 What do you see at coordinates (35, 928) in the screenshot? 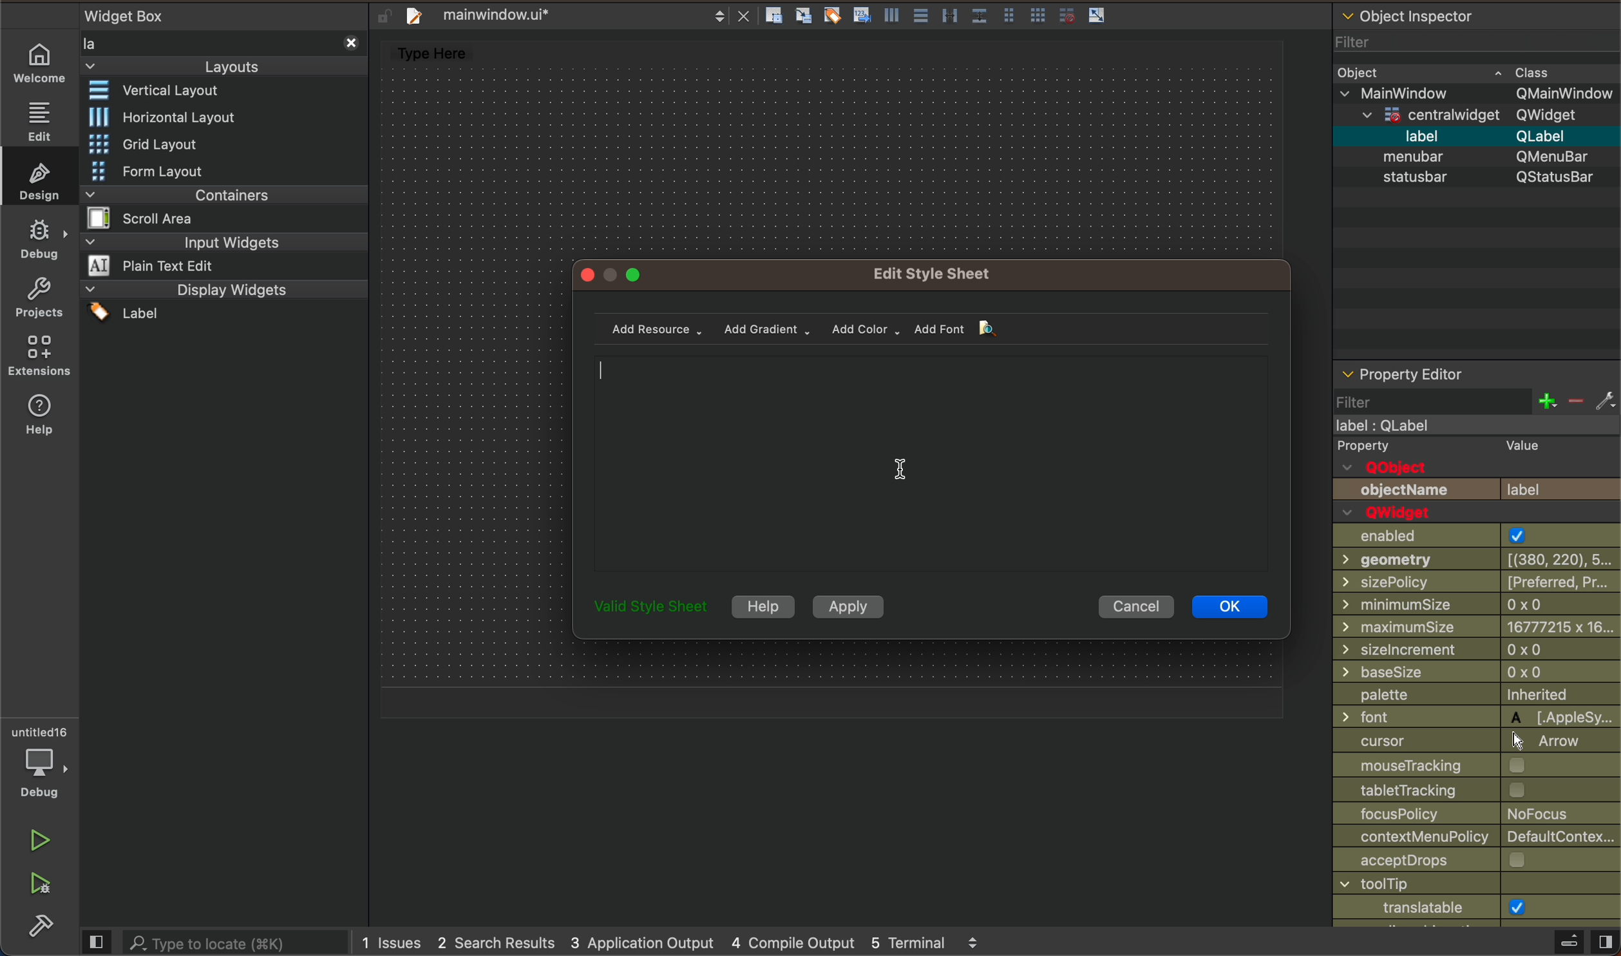
I see `build` at bounding box center [35, 928].